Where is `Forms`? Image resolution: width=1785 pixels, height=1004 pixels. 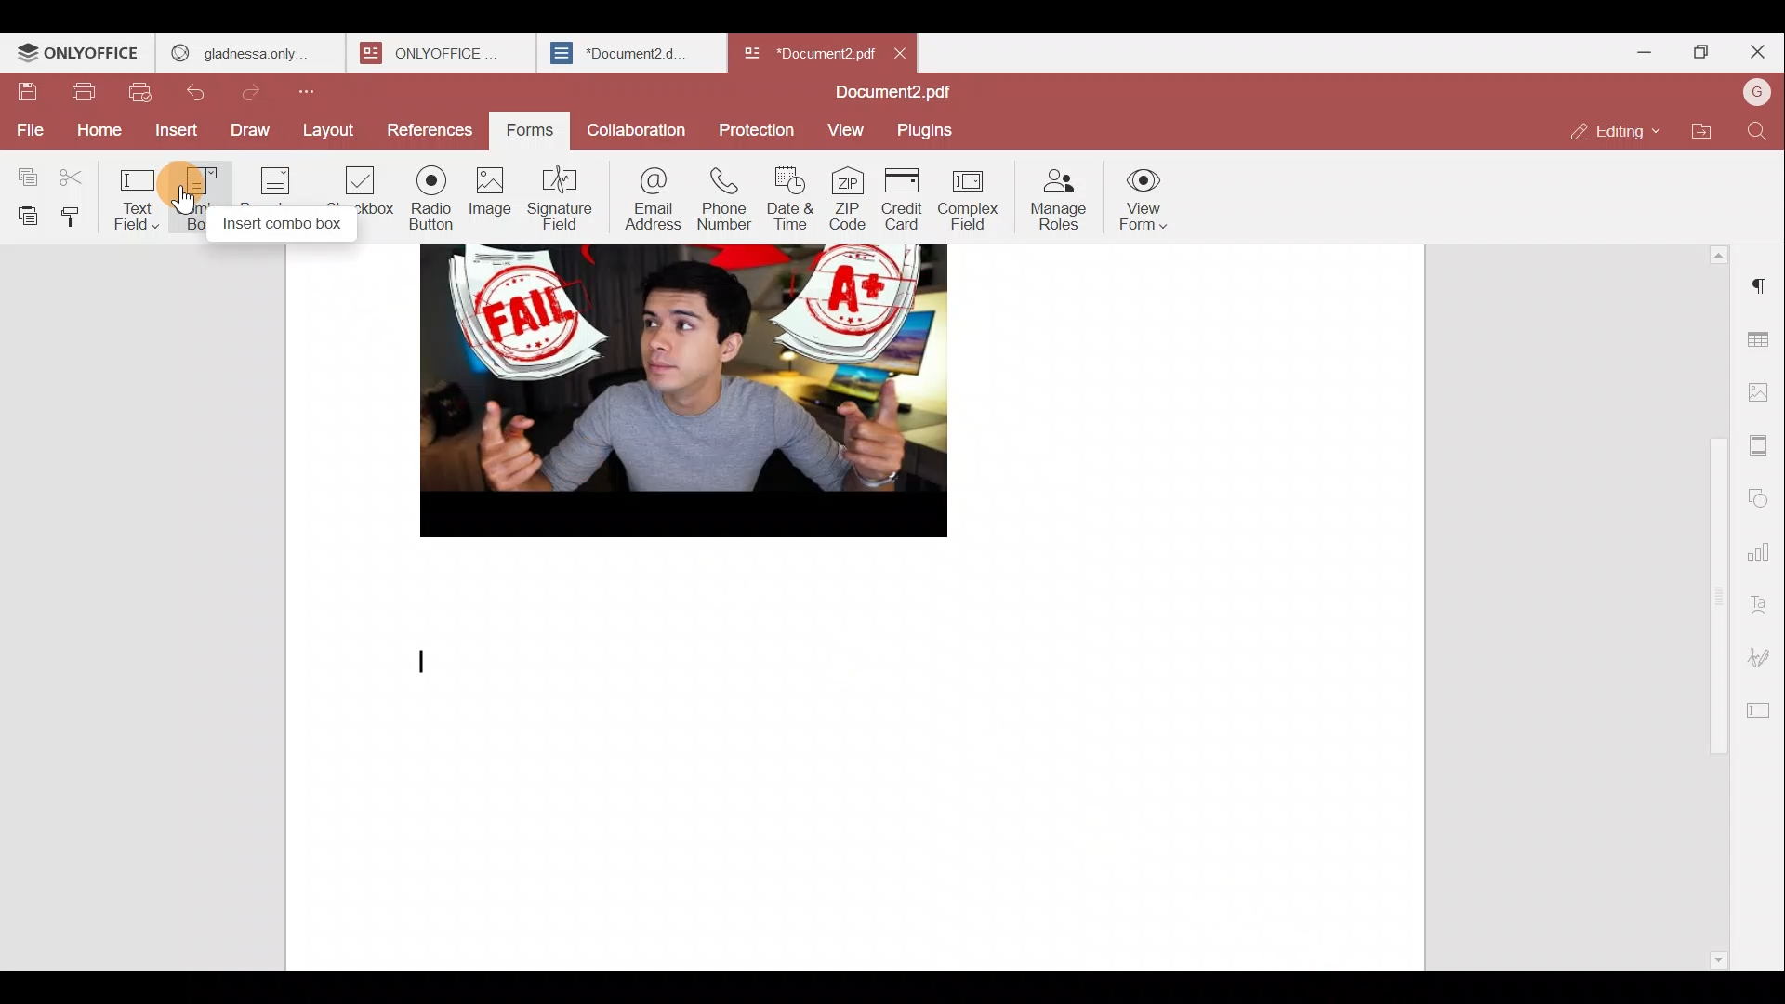 Forms is located at coordinates (523, 131).